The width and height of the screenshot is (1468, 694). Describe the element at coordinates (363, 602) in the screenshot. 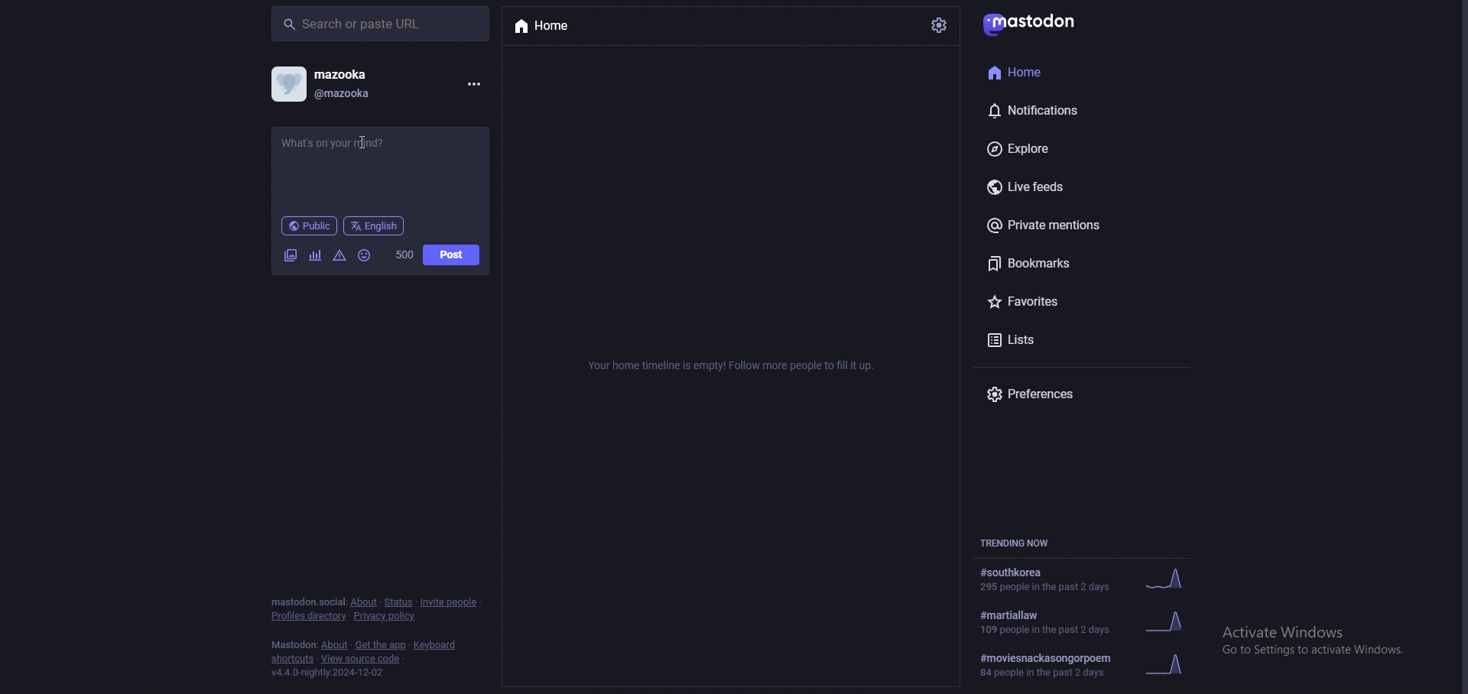

I see `about` at that location.